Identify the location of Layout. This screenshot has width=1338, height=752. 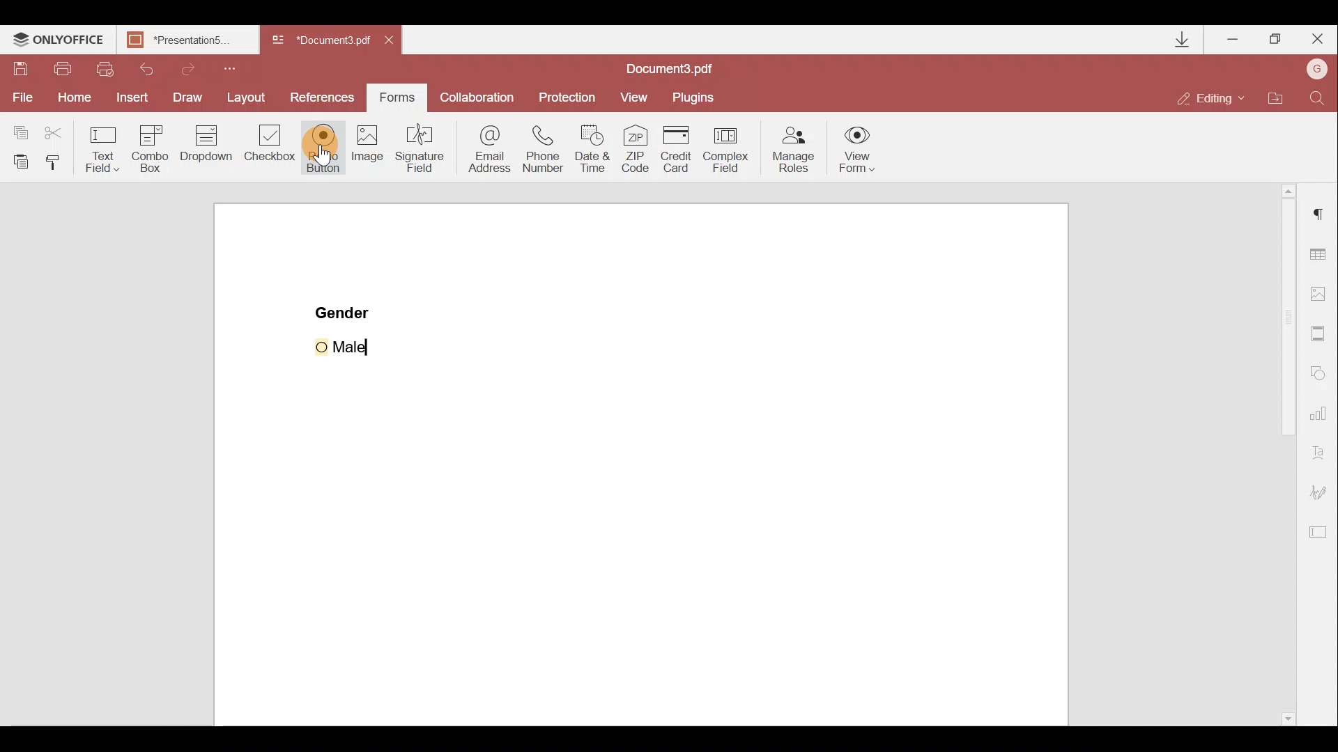
(249, 100).